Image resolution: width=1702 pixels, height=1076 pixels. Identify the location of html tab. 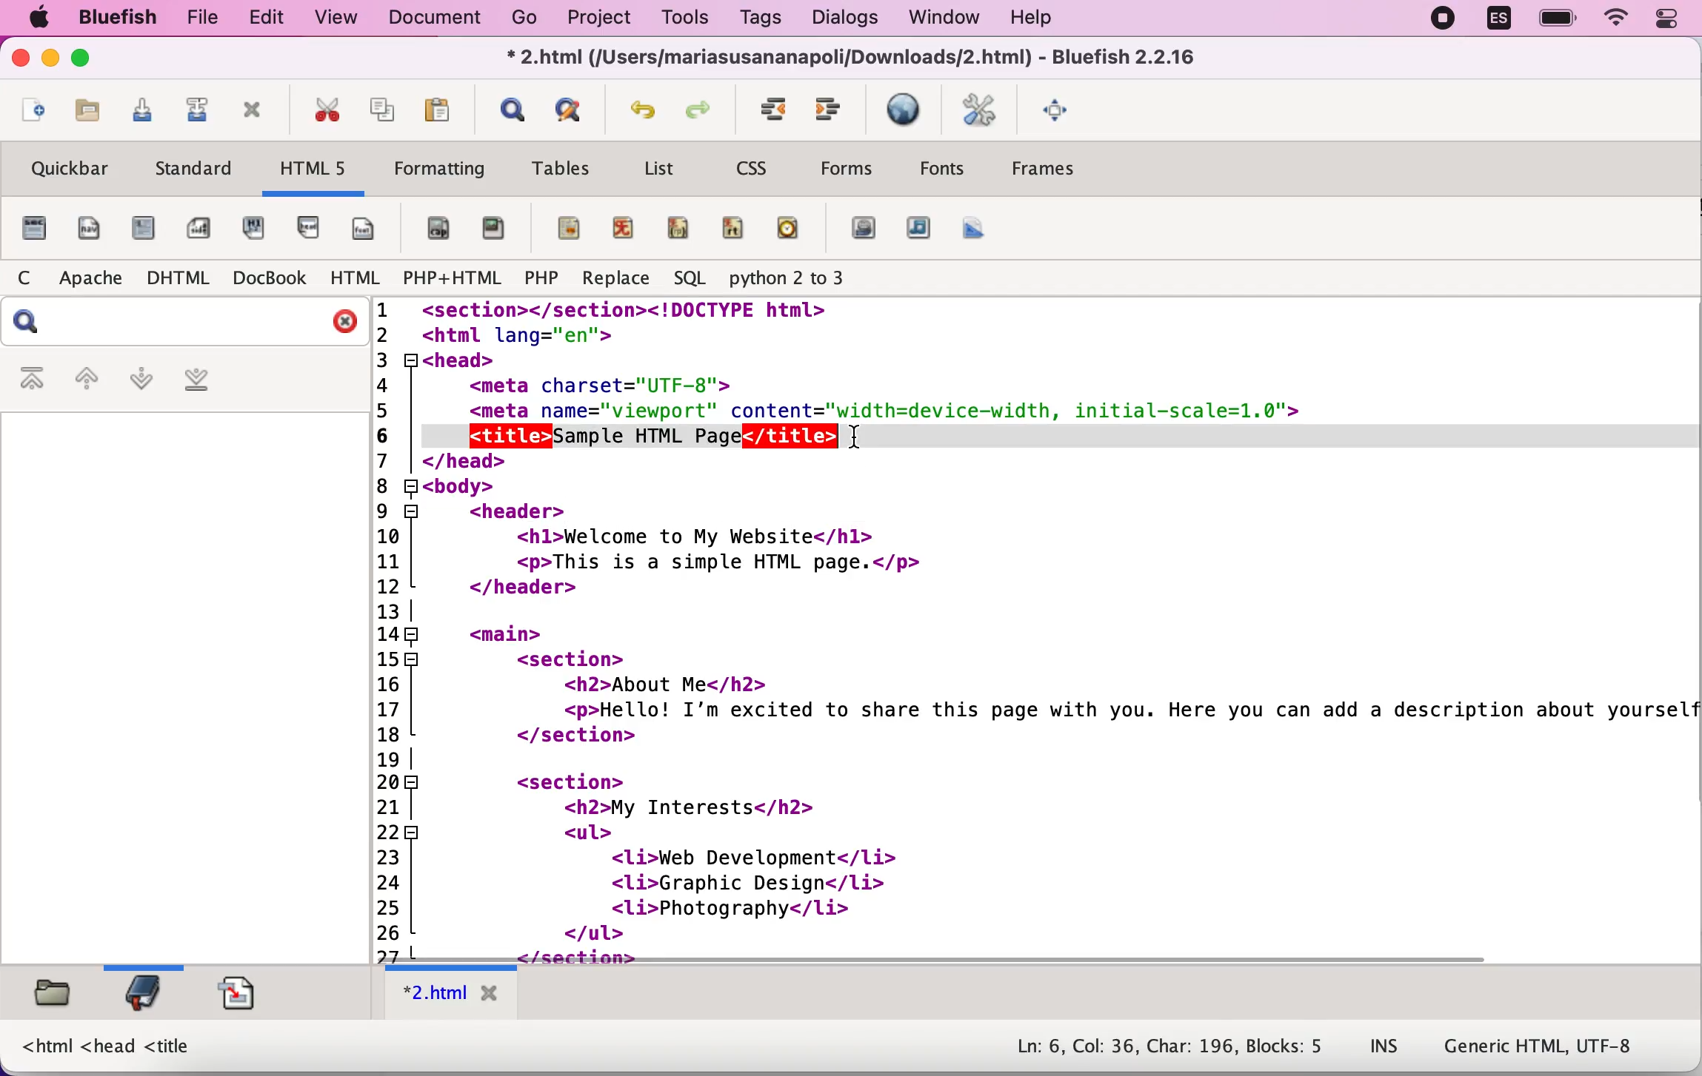
(450, 995).